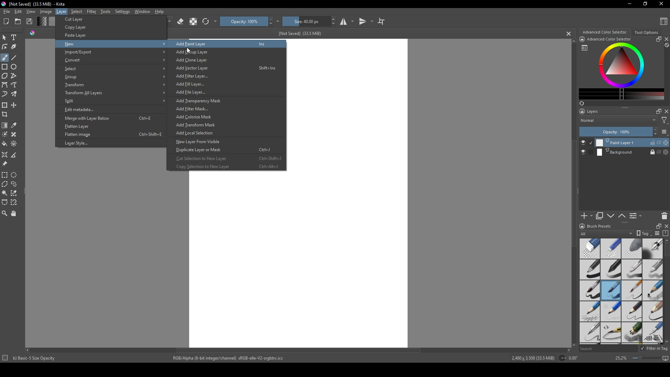  What do you see at coordinates (600, 226) in the screenshot?
I see `Brush presets` at bounding box center [600, 226].